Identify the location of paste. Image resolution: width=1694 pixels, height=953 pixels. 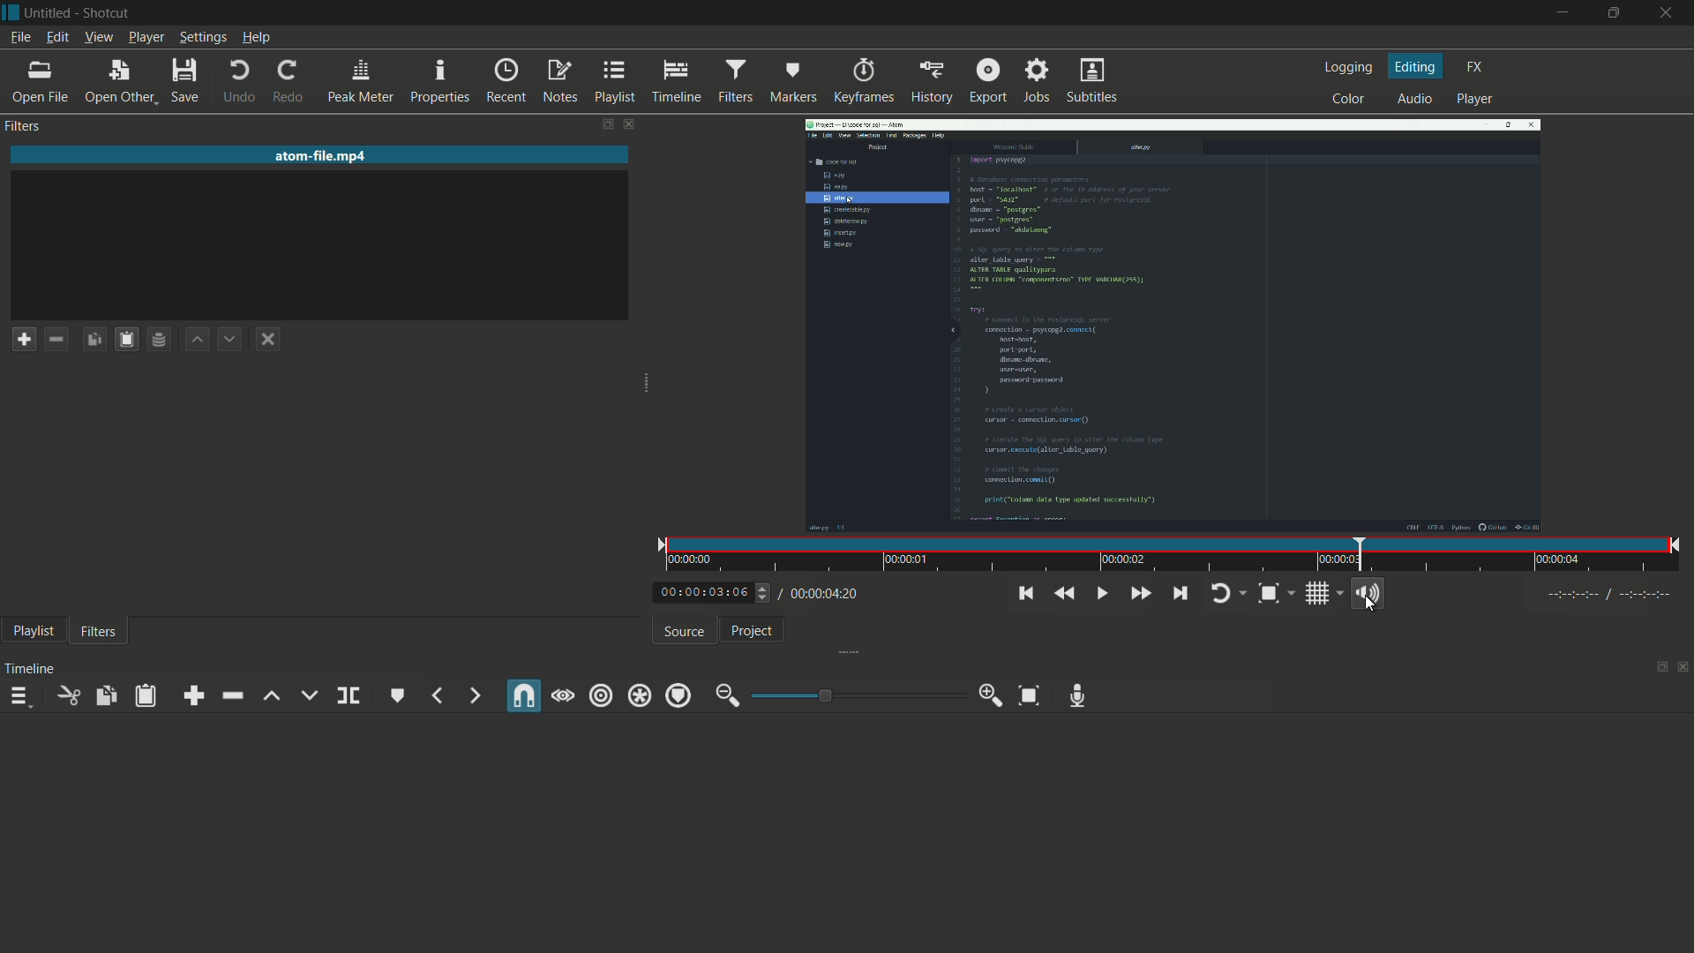
(144, 696).